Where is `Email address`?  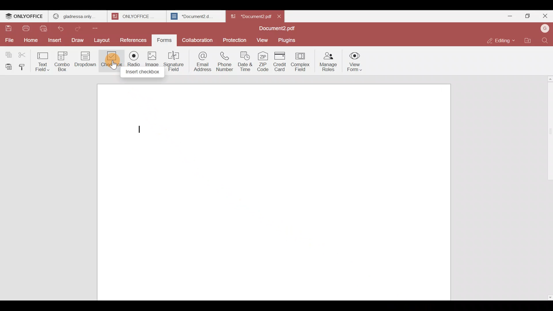
Email address is located at coordinates (201, 61).